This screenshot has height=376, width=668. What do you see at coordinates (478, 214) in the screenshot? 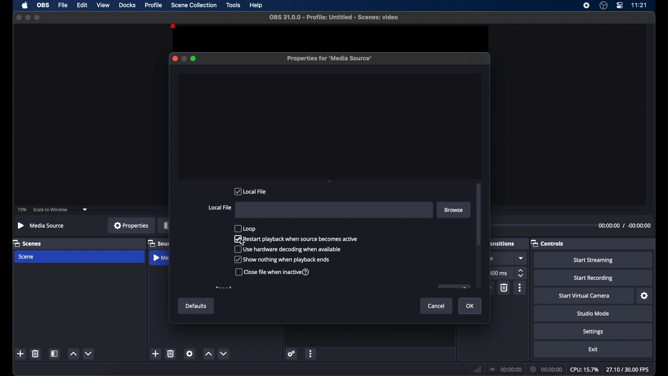
I see `scroll box` at bounding box center [478, 214].